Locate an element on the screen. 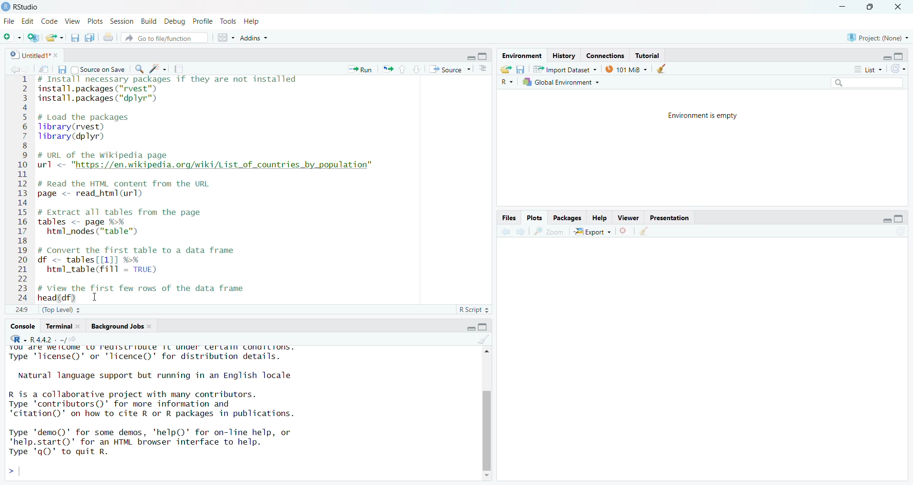 This screenshot has width=913, height=485. R is located at coordinates (507, 82).